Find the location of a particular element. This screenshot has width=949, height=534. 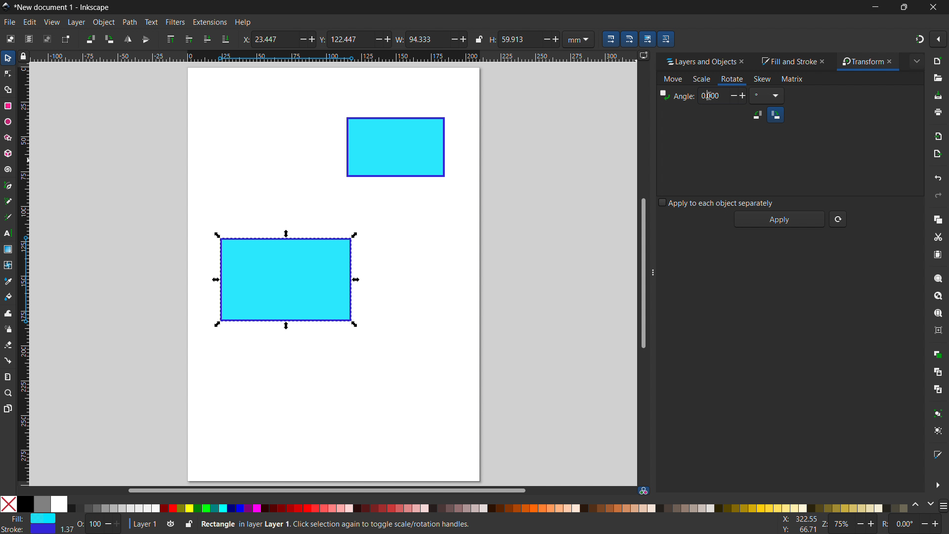

minimize is located at coordinates (874, 7).